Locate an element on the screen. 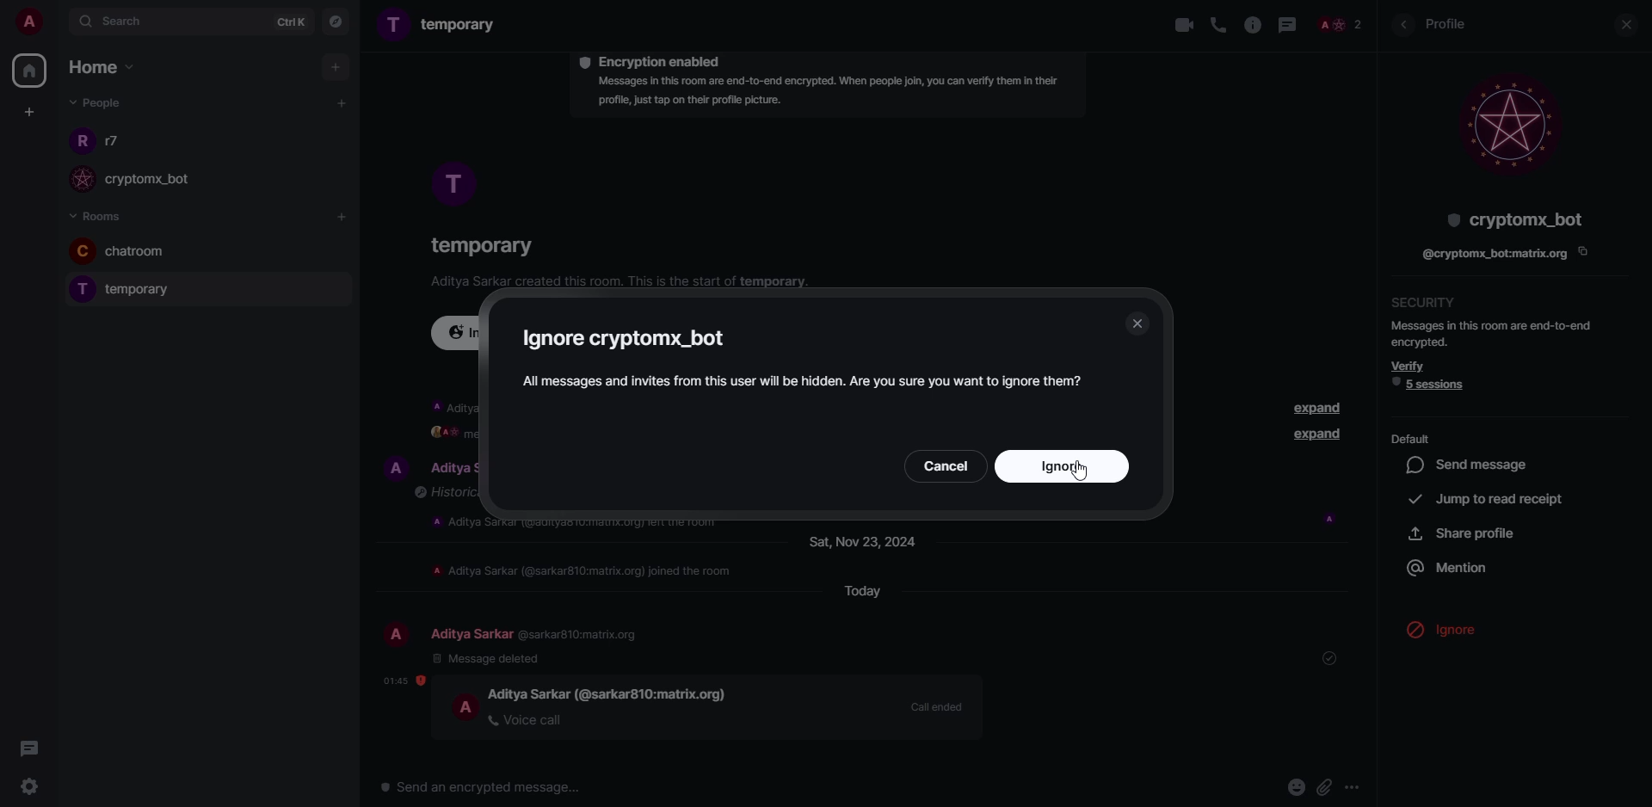  info is located at coordinates (1253, 26).